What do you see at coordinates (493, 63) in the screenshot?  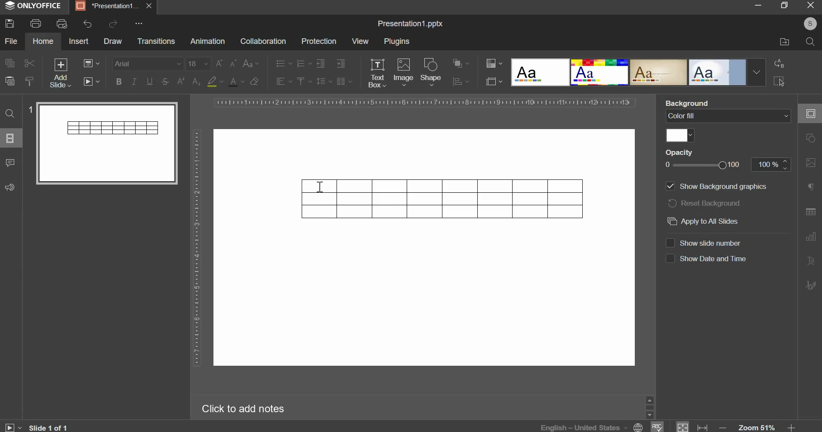 I see `design color` at bounding box center [493, 63].